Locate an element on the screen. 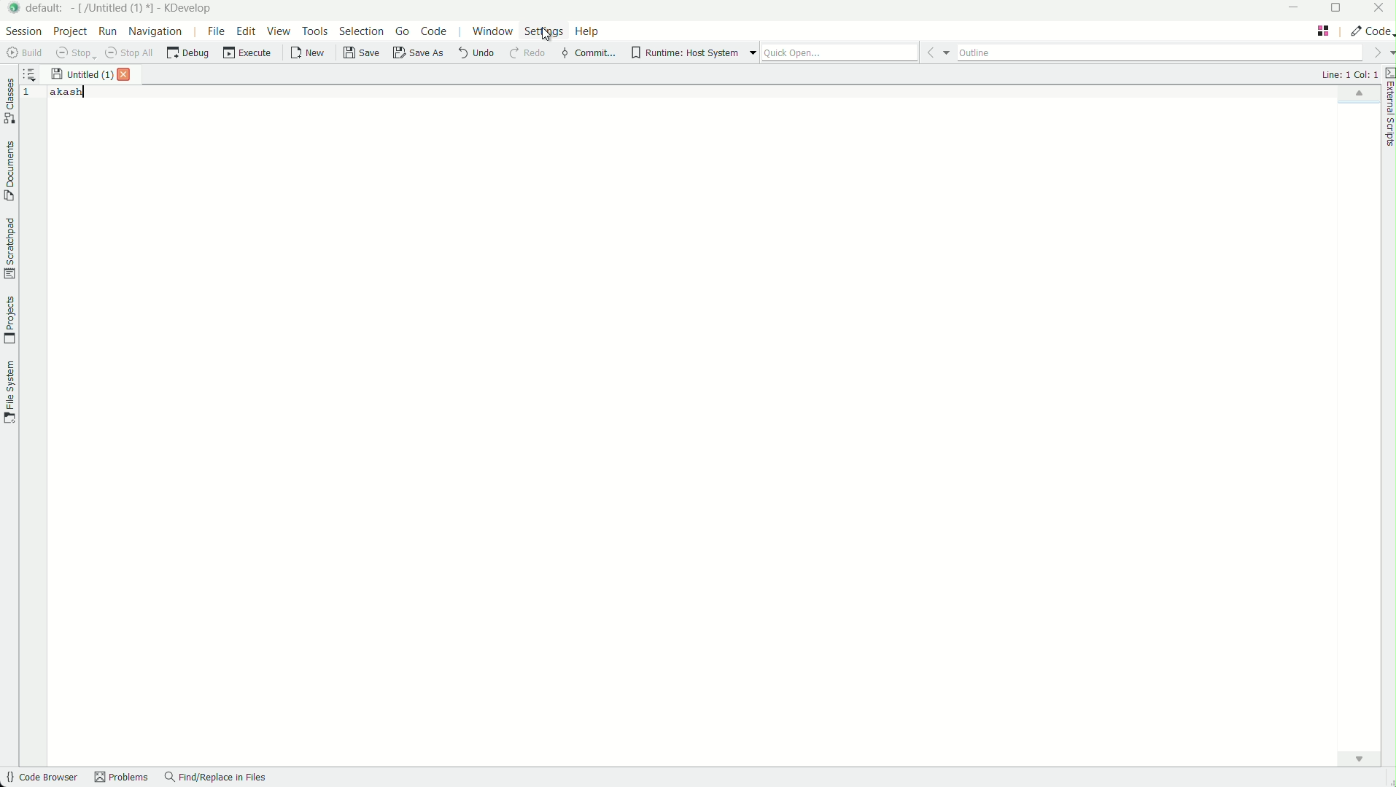 The image size is (1396, 787). new is located at coordinates (309, 55).